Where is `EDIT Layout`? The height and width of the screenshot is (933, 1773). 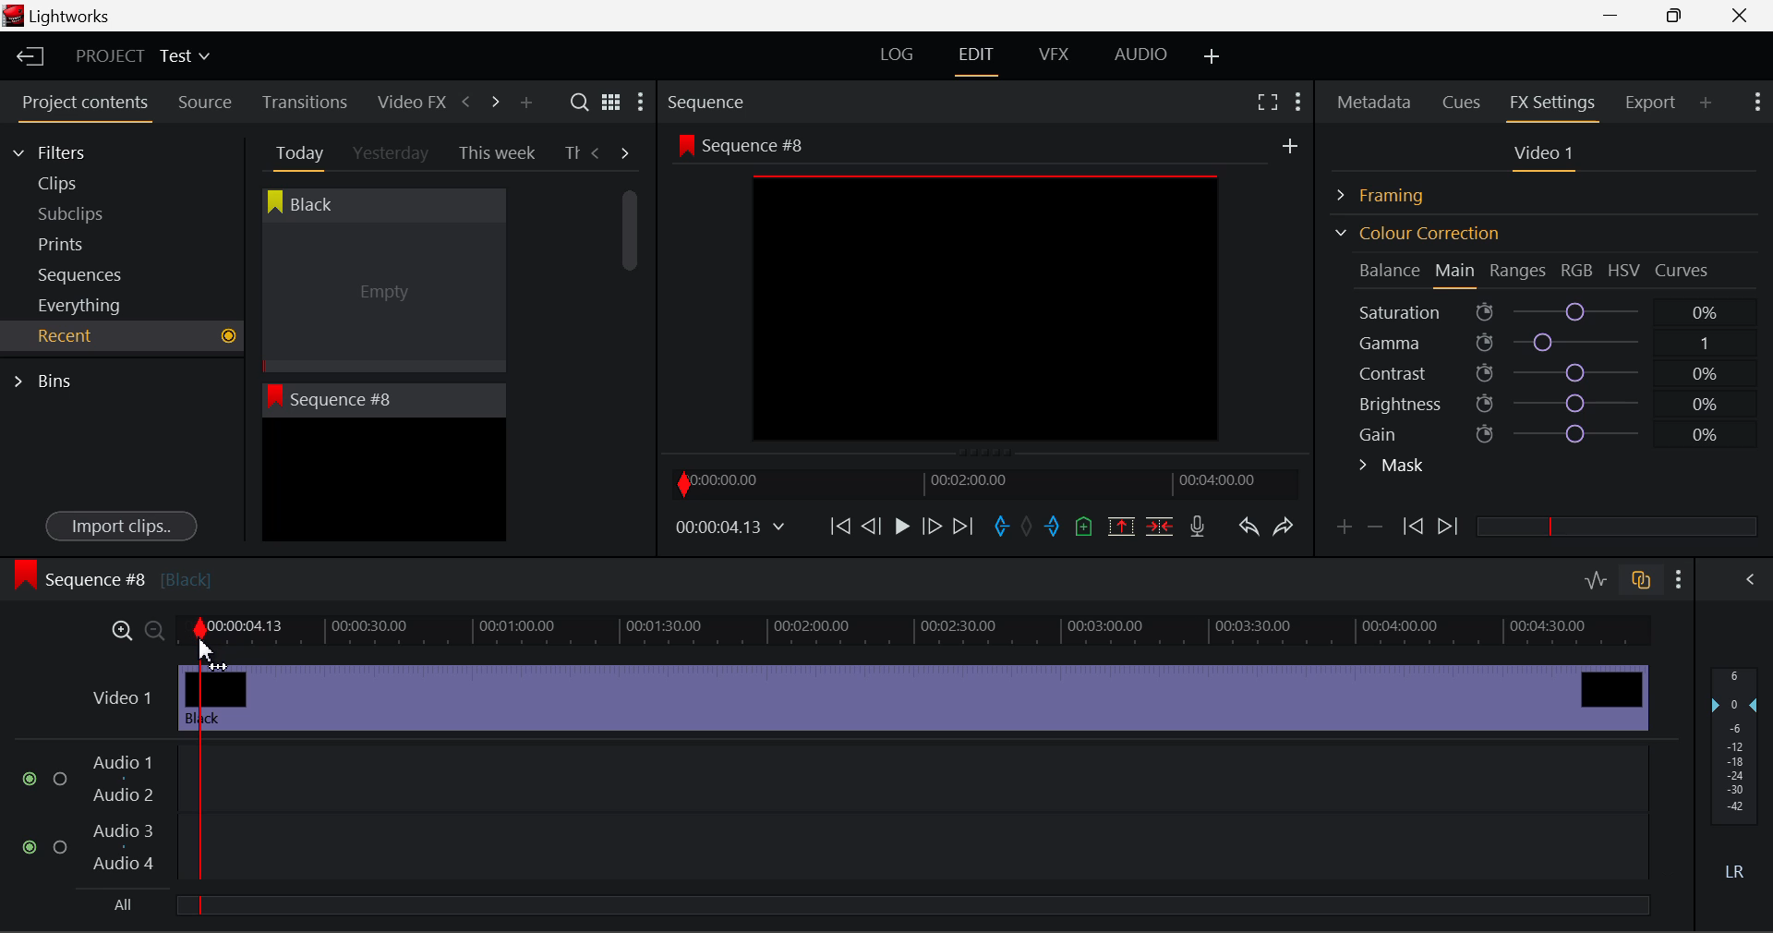
EDIT Layout is located at coordinates (979, 58).